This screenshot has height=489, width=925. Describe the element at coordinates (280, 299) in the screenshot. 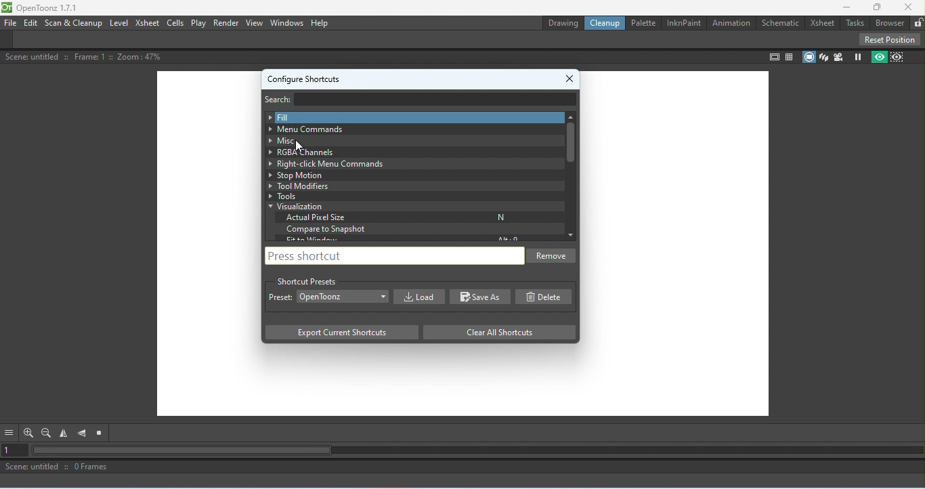

I see `Preset` at that location.